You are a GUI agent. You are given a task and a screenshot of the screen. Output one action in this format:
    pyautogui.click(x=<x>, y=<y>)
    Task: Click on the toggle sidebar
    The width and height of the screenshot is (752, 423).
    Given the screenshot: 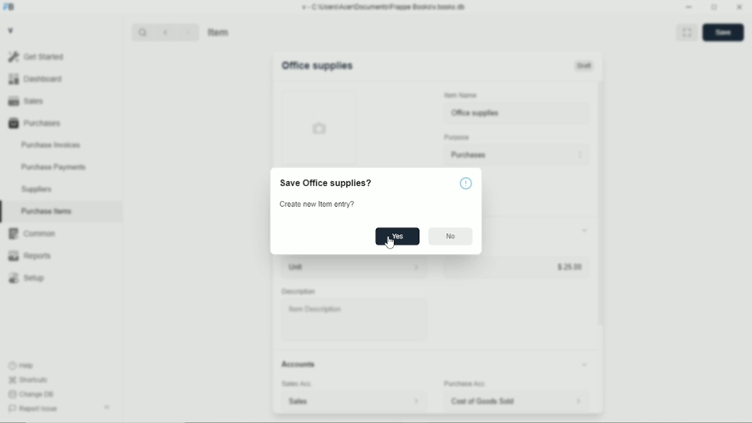 What is the action you would take?
    pyautogui.click(x=108, y=407)
    